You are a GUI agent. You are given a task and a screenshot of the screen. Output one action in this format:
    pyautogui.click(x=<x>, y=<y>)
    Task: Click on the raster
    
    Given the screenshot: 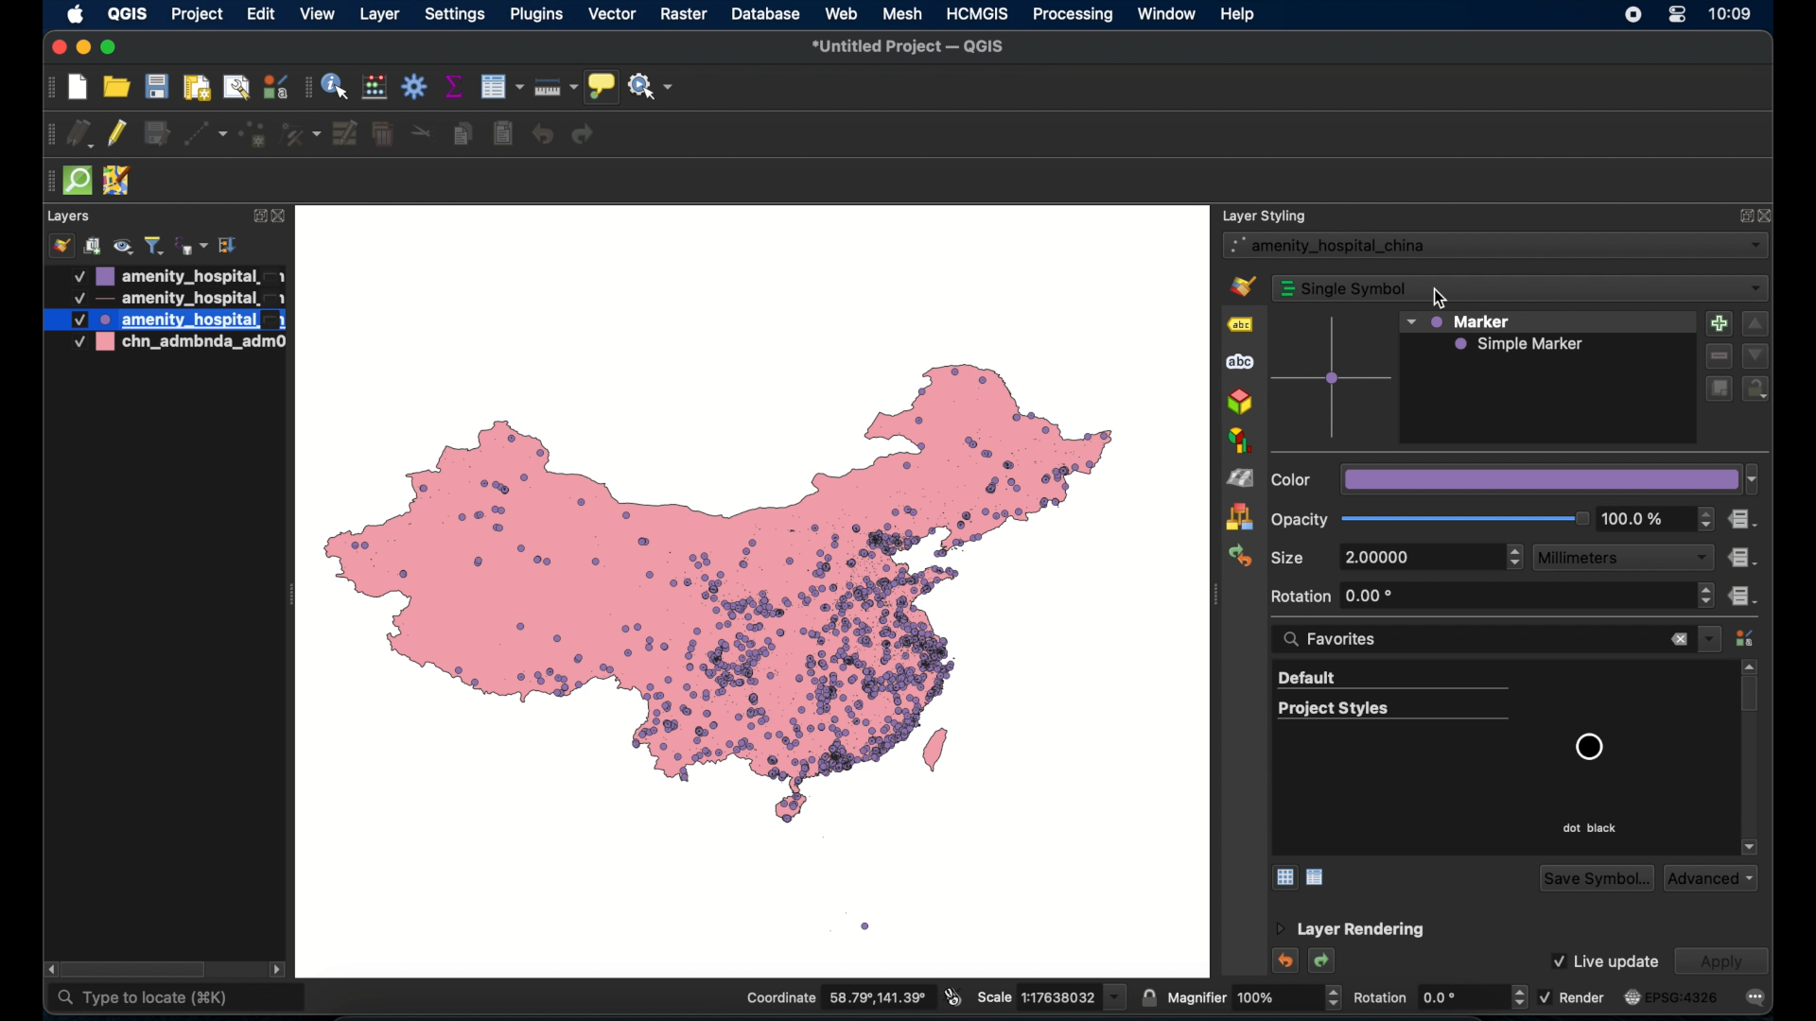 What is the action you would take?
    pyautogui.click(x=683, y=14)
    